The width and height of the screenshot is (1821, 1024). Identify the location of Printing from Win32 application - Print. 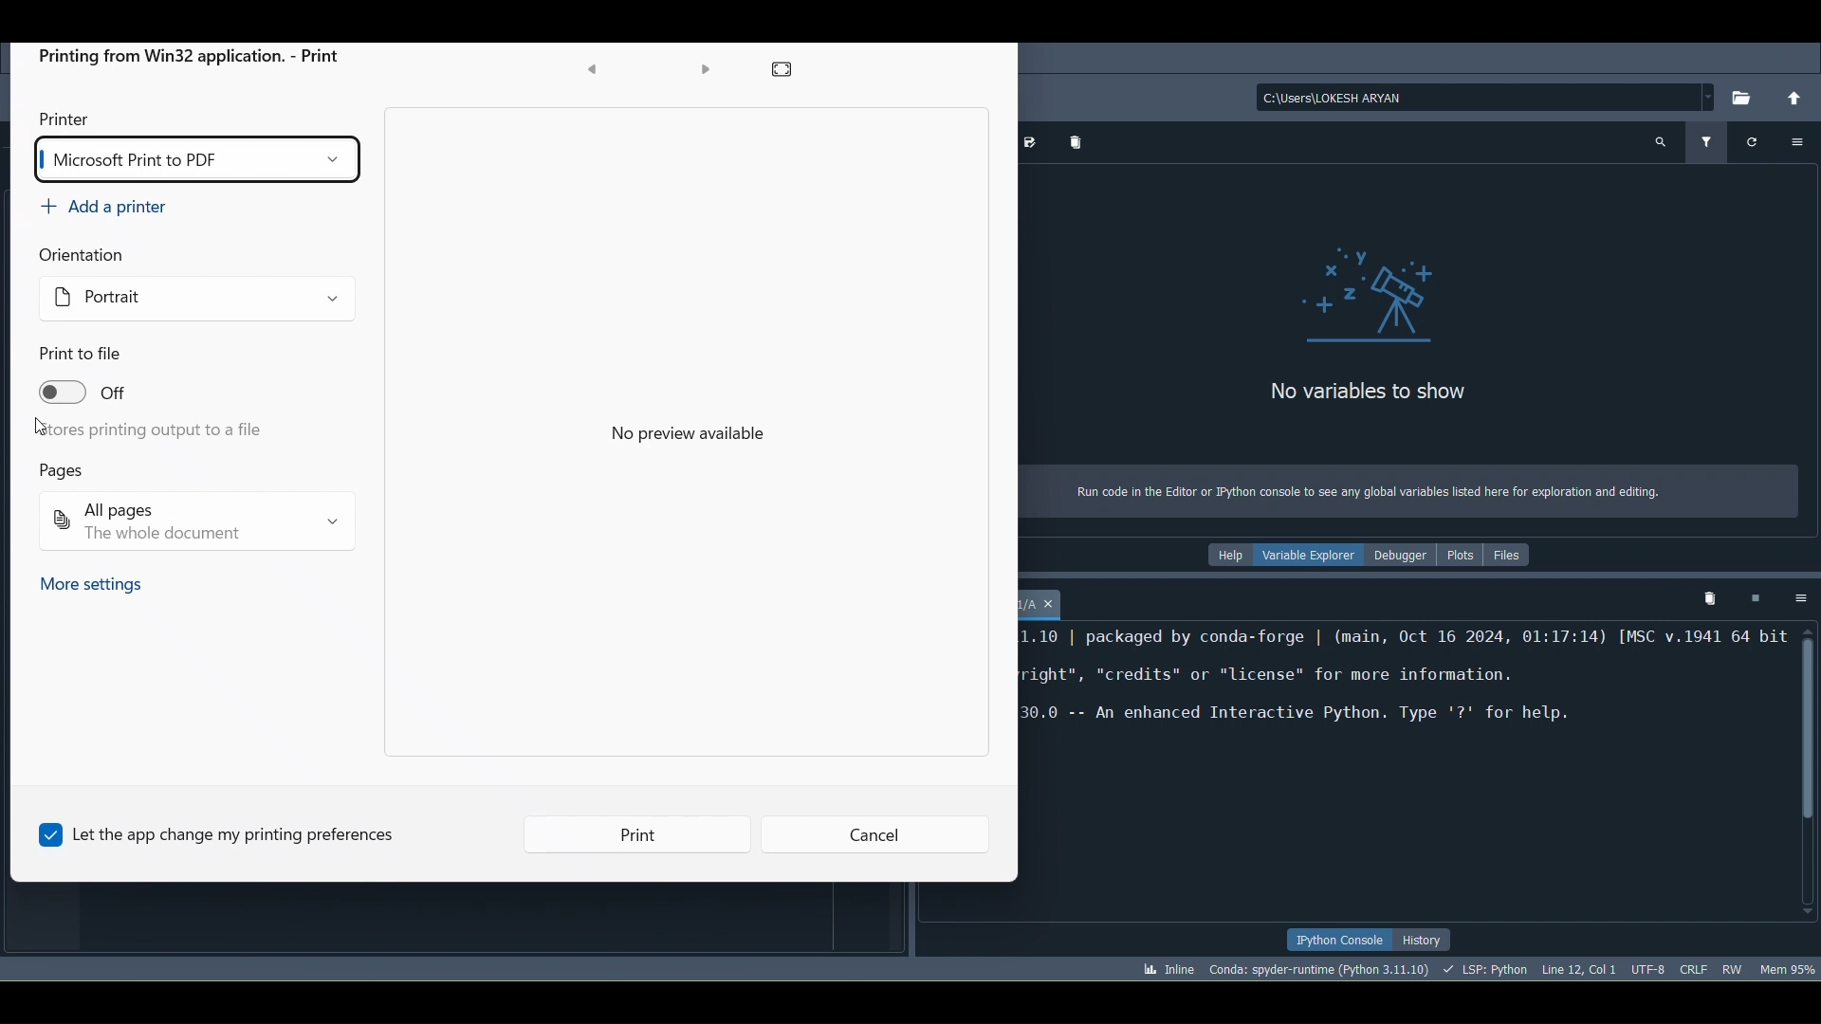
(195, 59).